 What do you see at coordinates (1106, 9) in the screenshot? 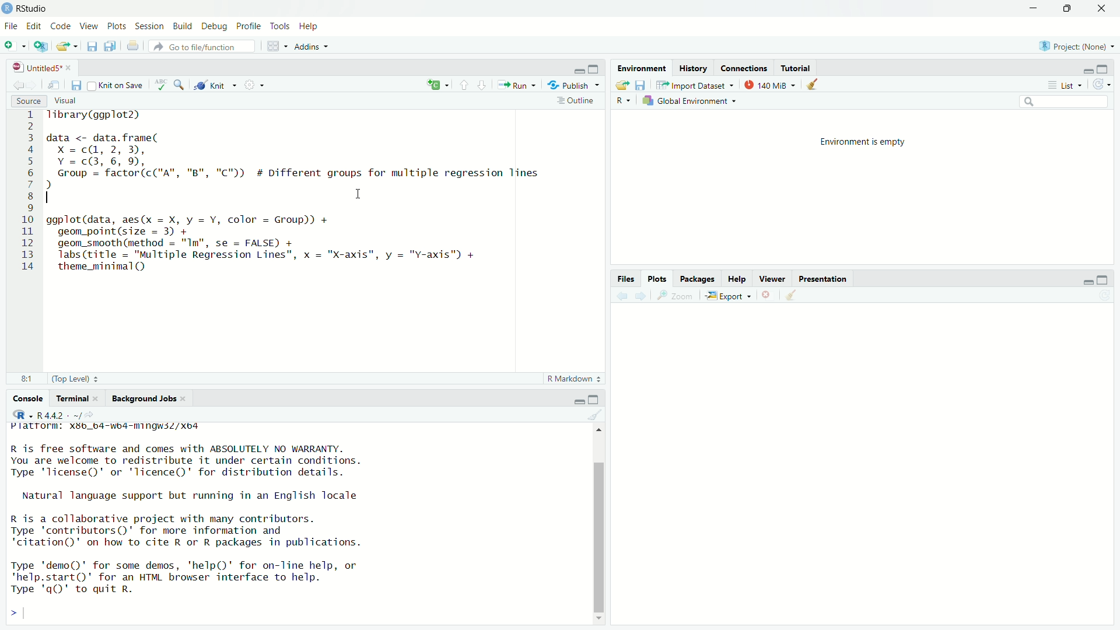
I see `close` at bounding box center [1106, 9].